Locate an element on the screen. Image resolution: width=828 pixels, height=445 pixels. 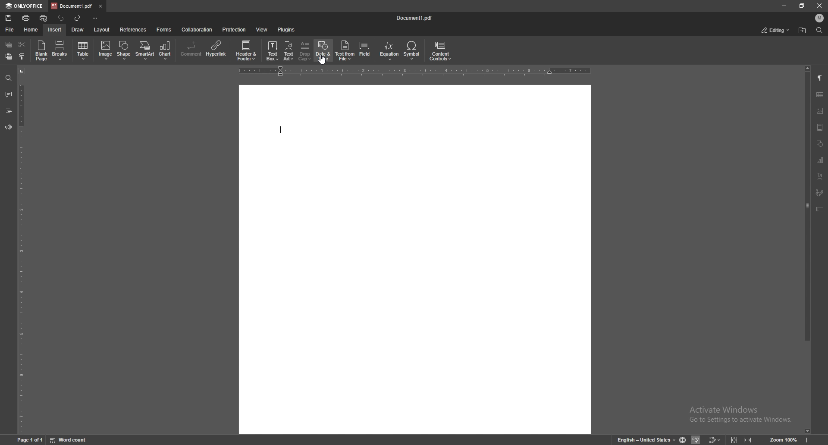
text align is located at coordinates (821, 176).